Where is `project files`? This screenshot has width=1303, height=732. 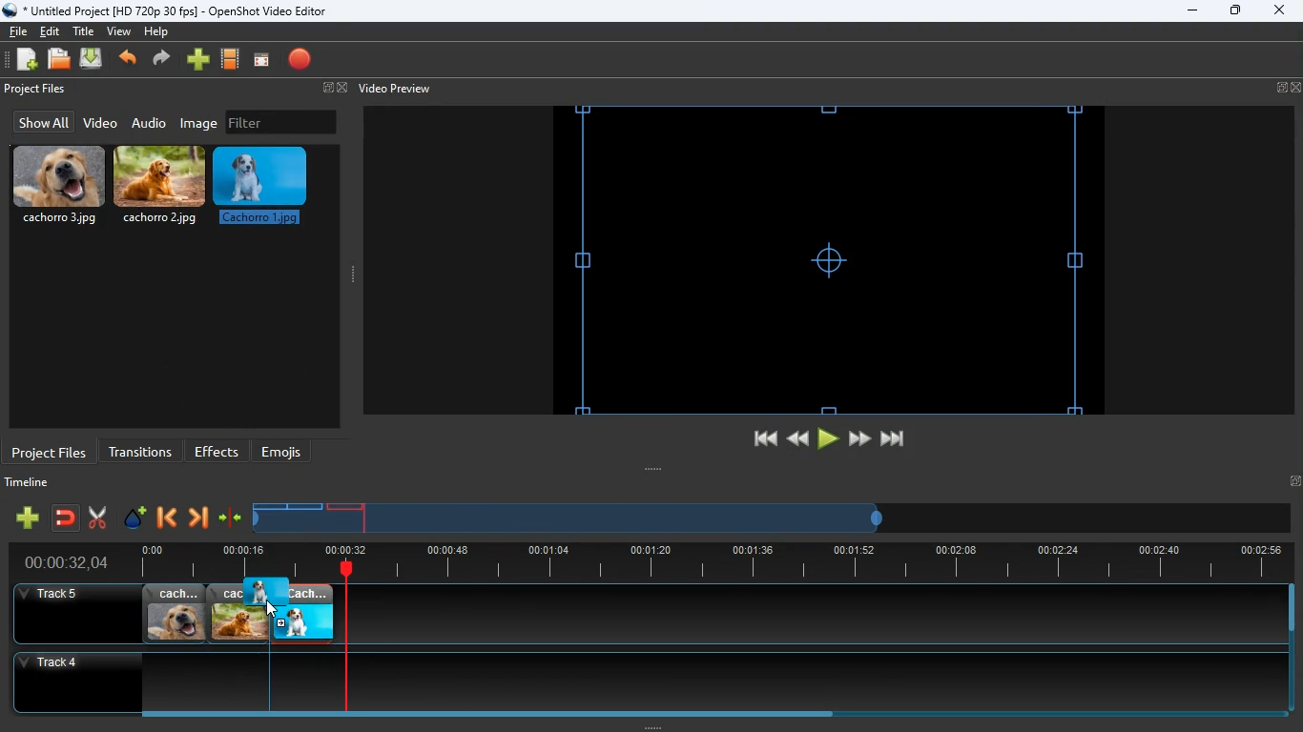
project files is located at coordinates (37, 90).